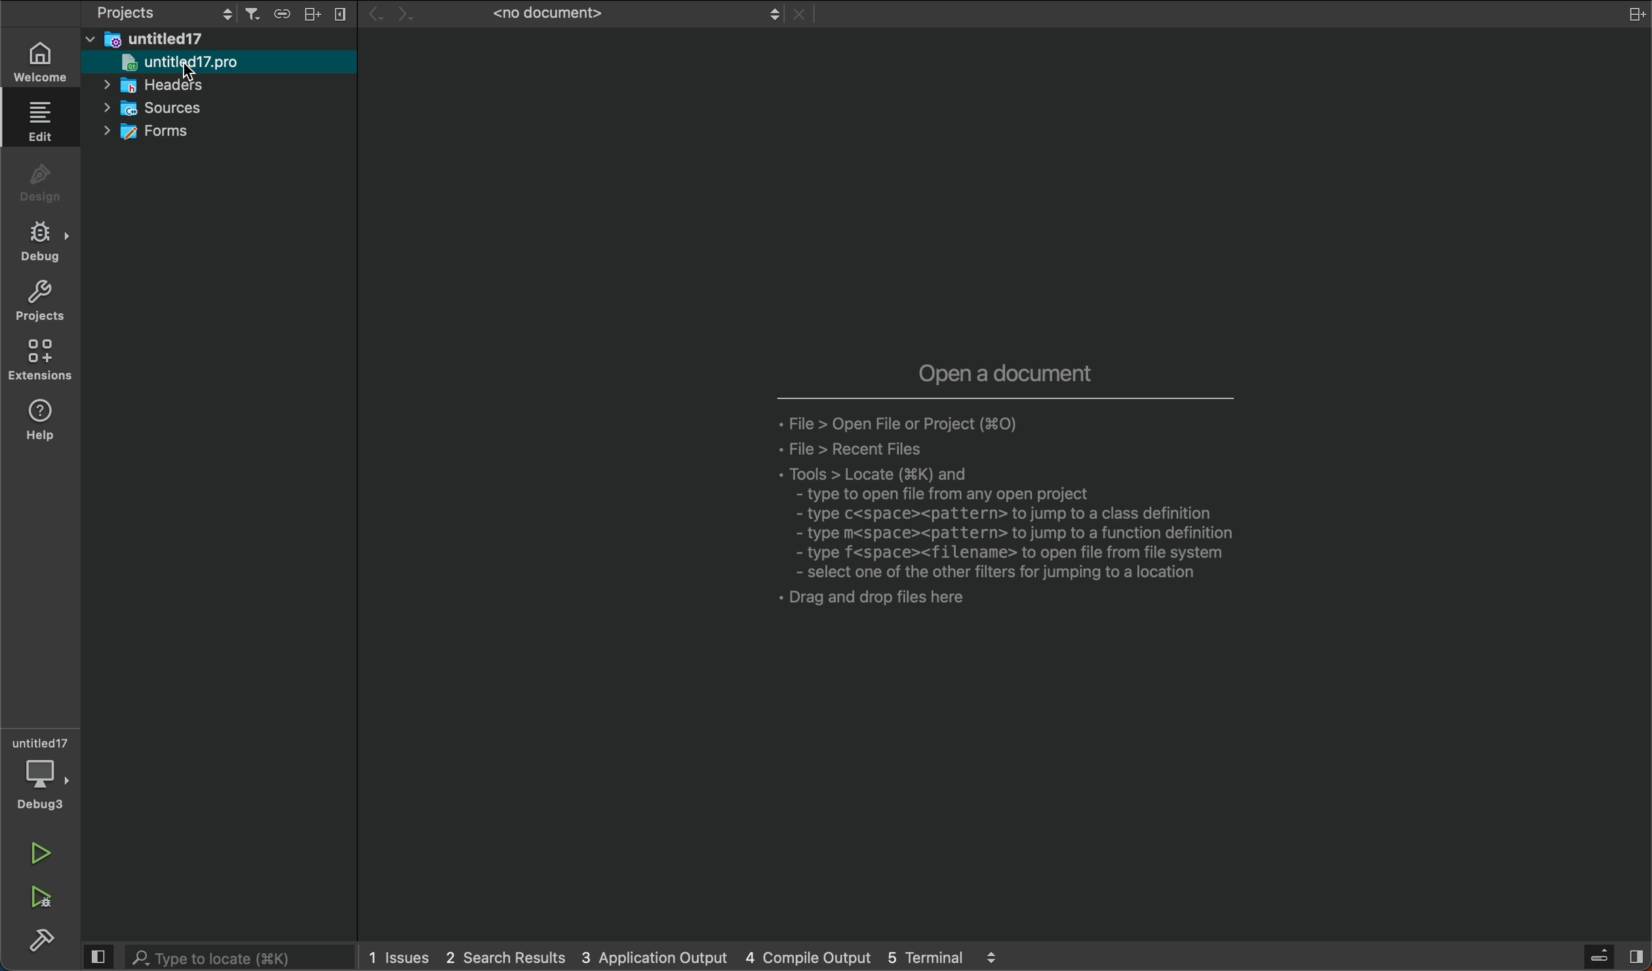 Image resolution: width=1652 pixels, height=971 pixels. What do you see at coordinates (43, 360) in the screenshot?
I see `extensions` at bounding box center [43, 360].